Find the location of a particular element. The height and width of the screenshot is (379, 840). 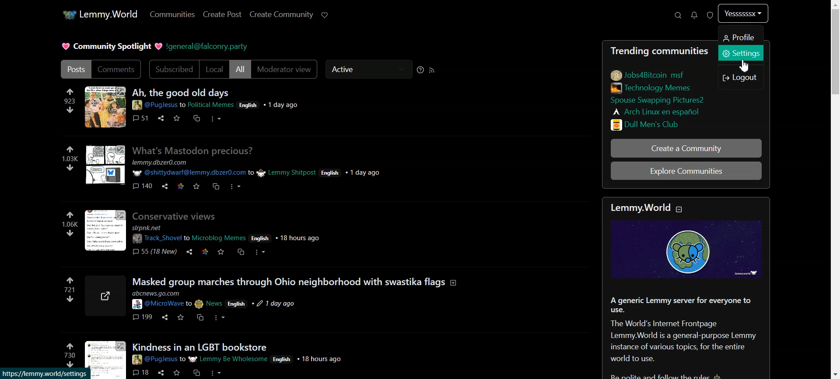

Comments is located at coordinates (117, 69).